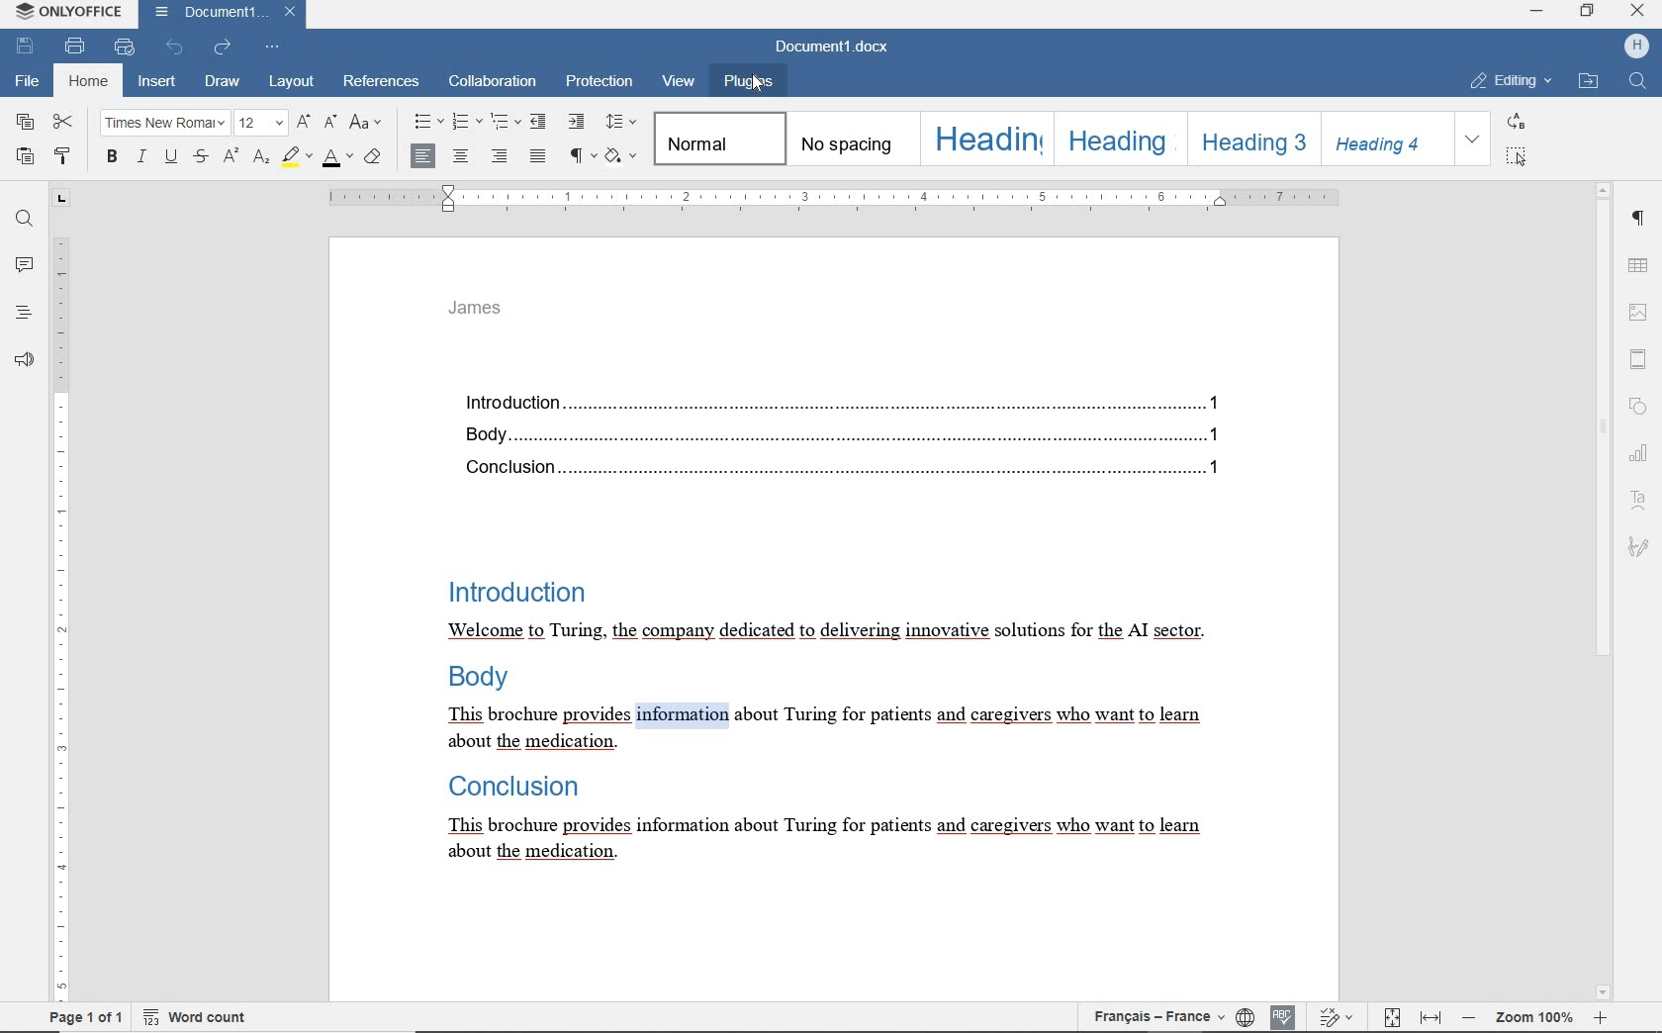 The image size is (1662, 1033). What do you see at coordinates (166, 124) in the screenshot?
I see `FONT` at bounding box center [166, 124].